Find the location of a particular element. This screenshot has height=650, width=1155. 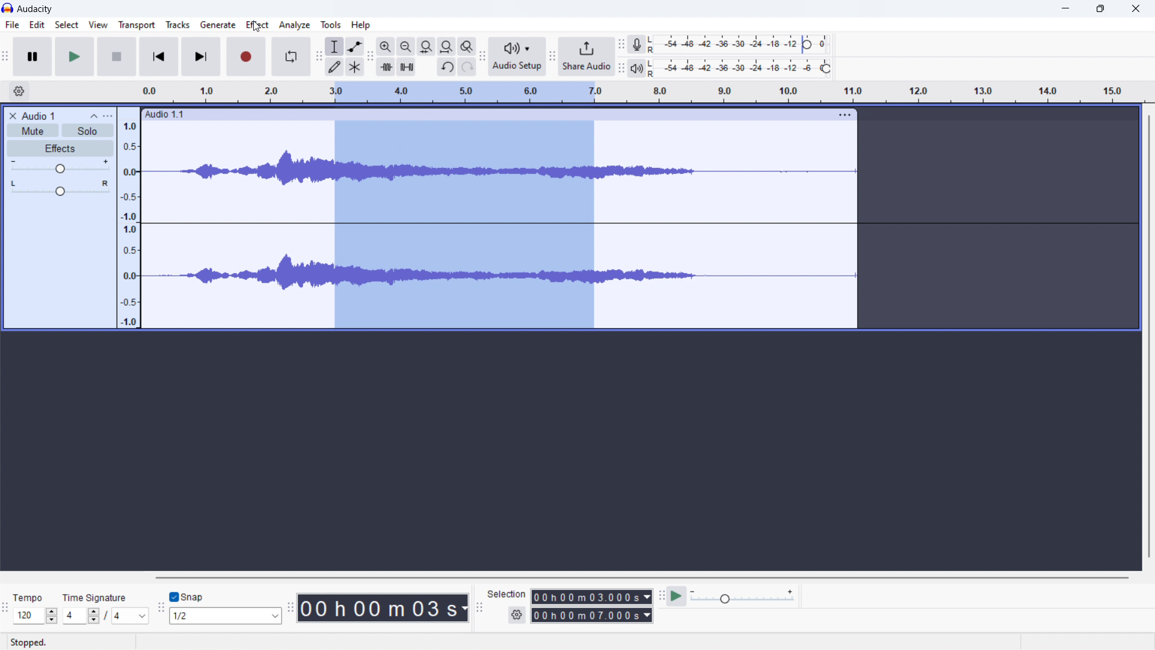

tools toolbar is located at coordinates (319, 57).